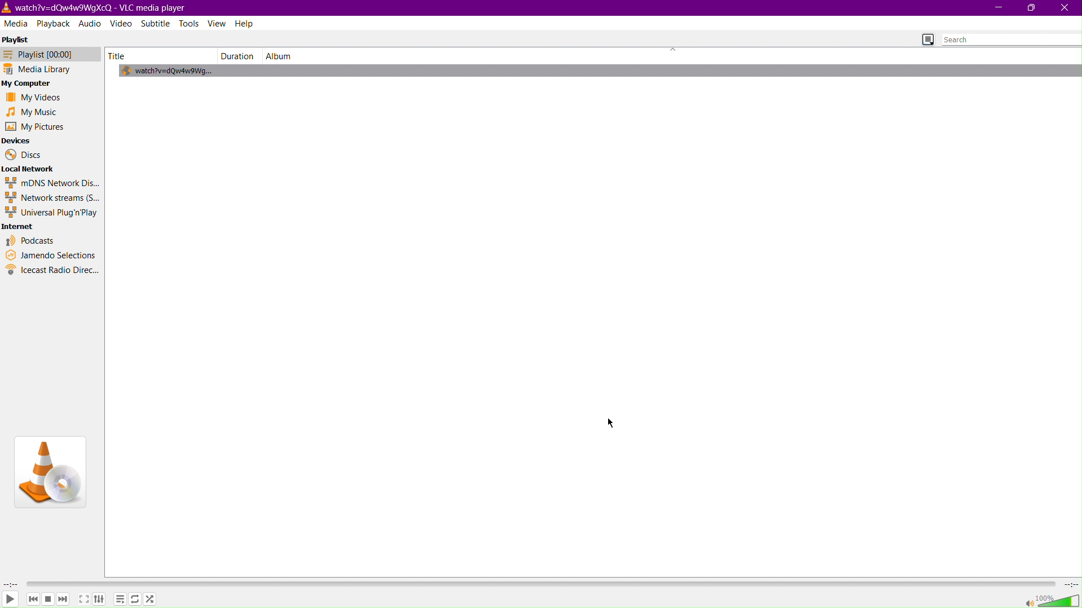  I want to click on Devices, so click(18, 140).